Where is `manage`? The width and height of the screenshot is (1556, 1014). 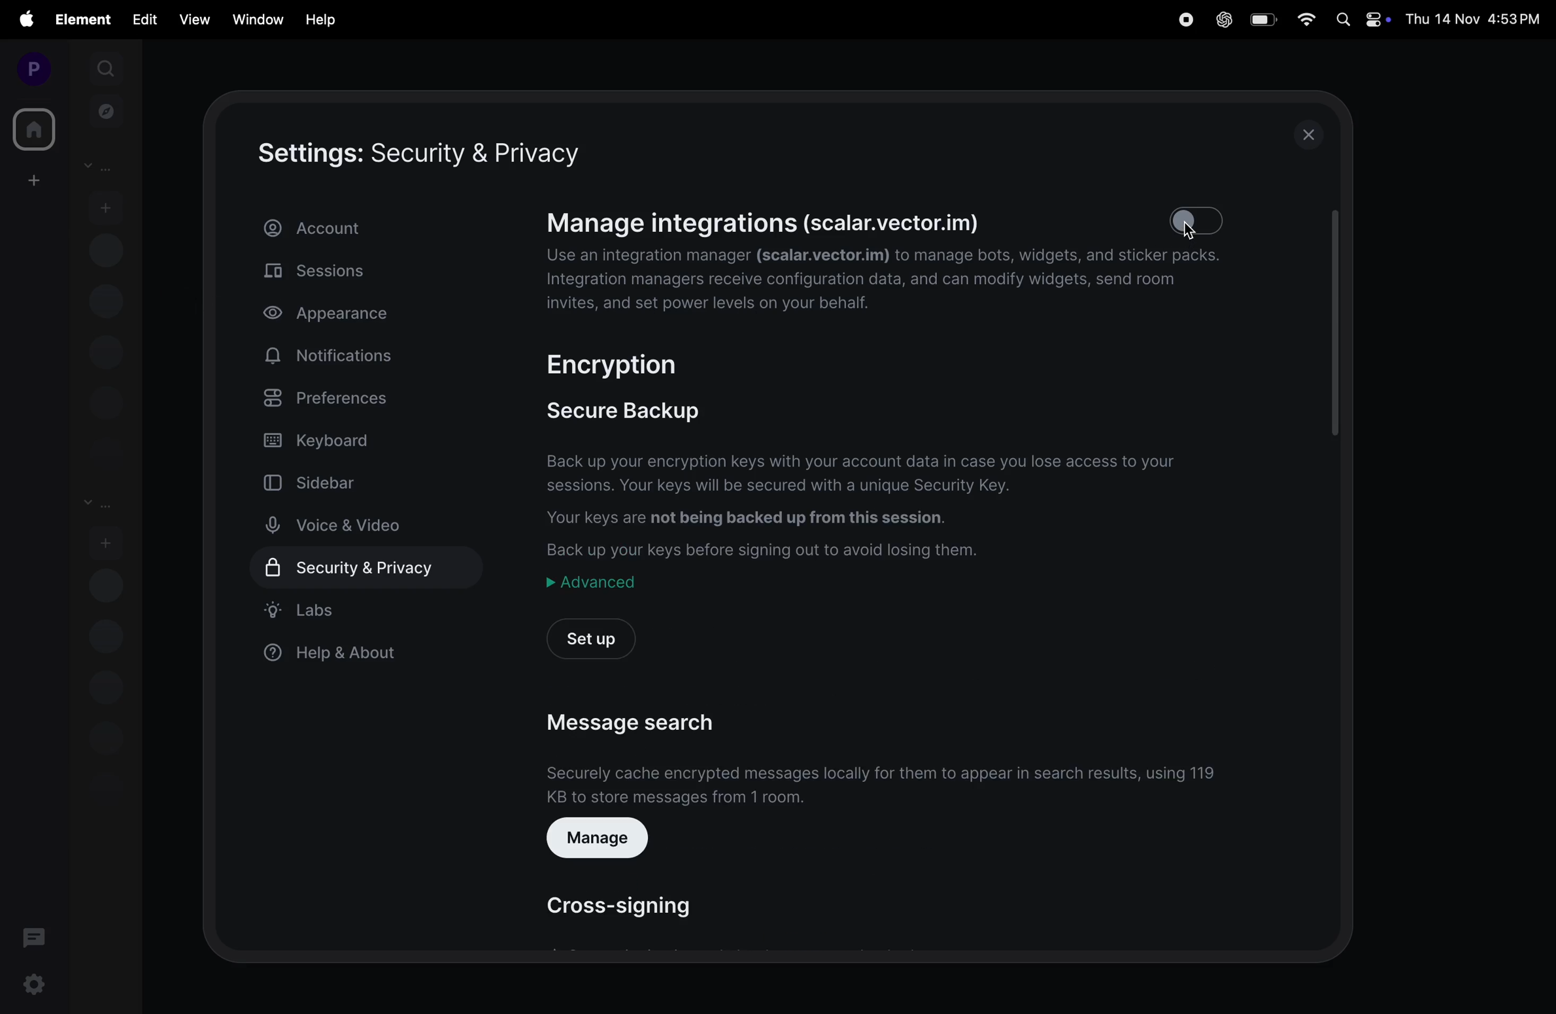
manage is located at coordinates (598, 838).